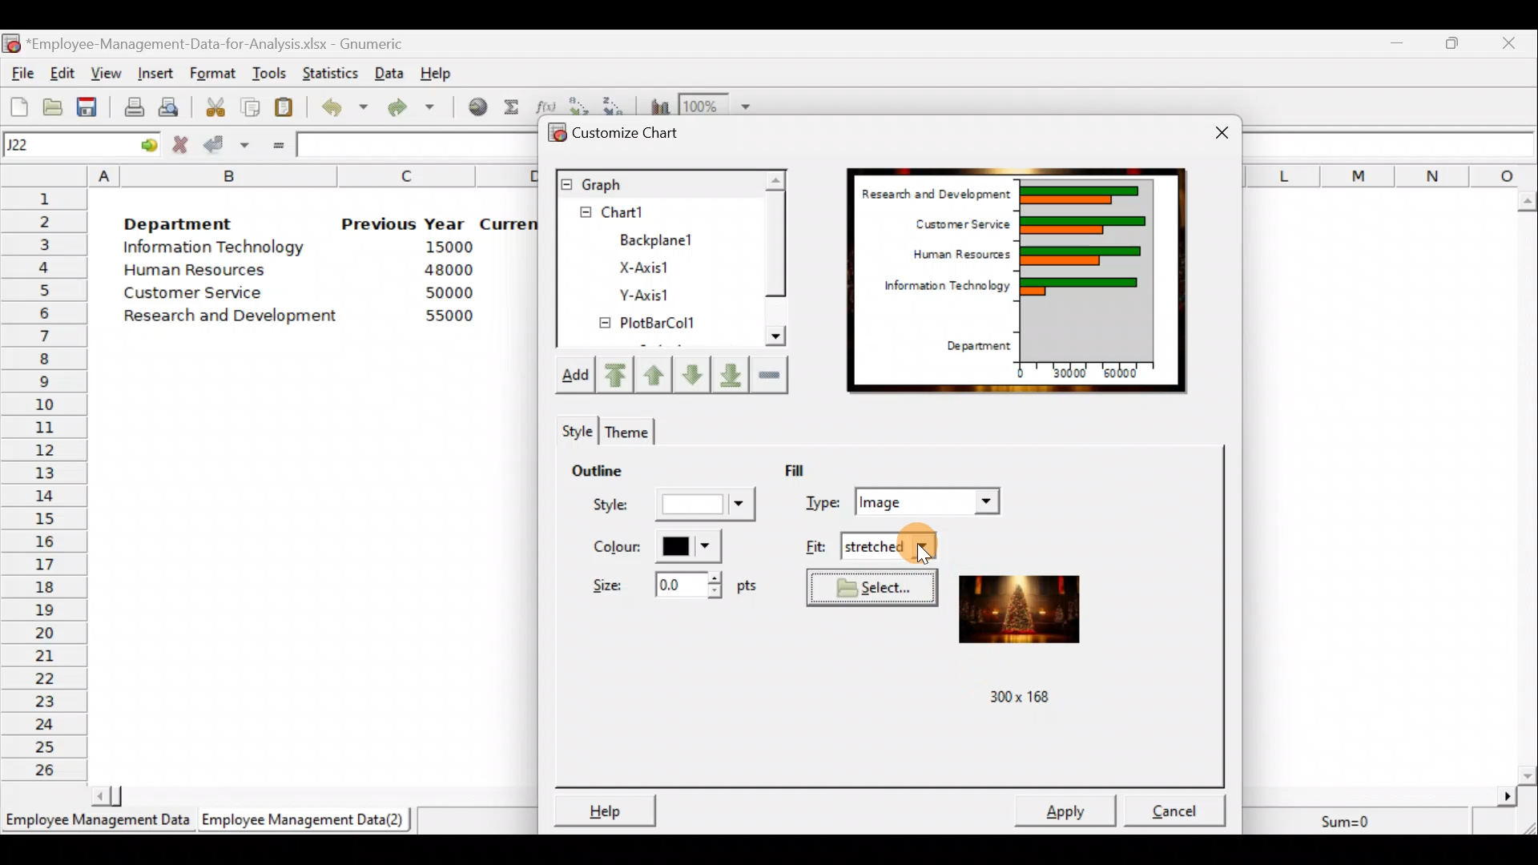 The image size is (1538, 865). Describe the element at coordinates (448, 272) in the screenshot. I see `48000` at that location.